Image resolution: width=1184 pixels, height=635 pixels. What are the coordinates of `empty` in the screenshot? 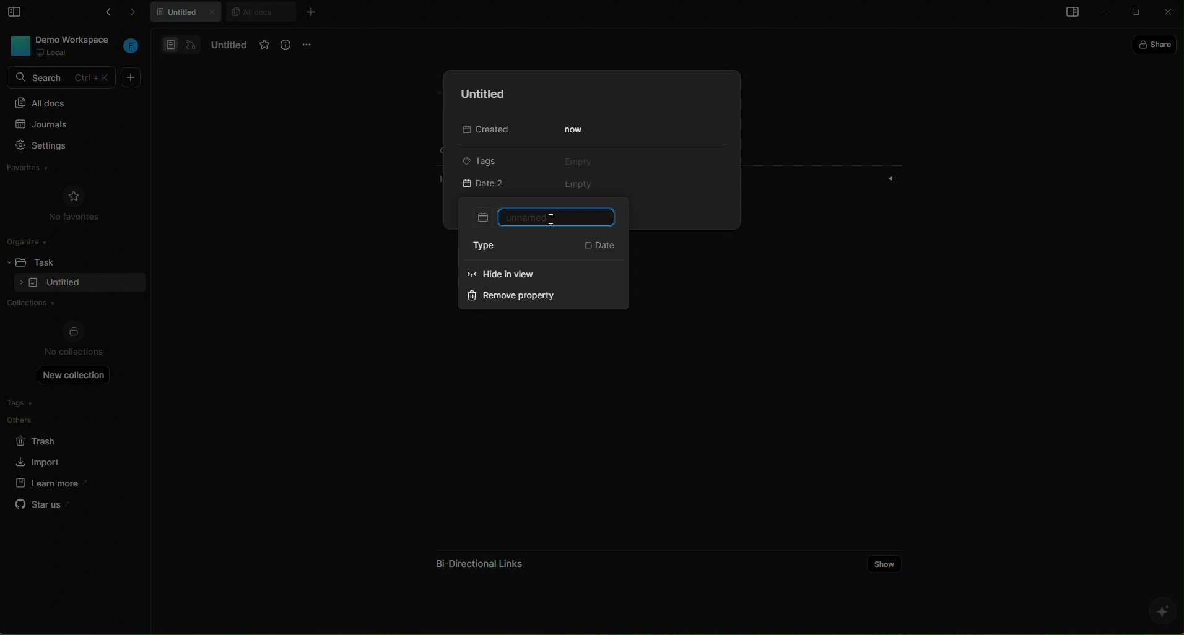 It's located at (580, 185).